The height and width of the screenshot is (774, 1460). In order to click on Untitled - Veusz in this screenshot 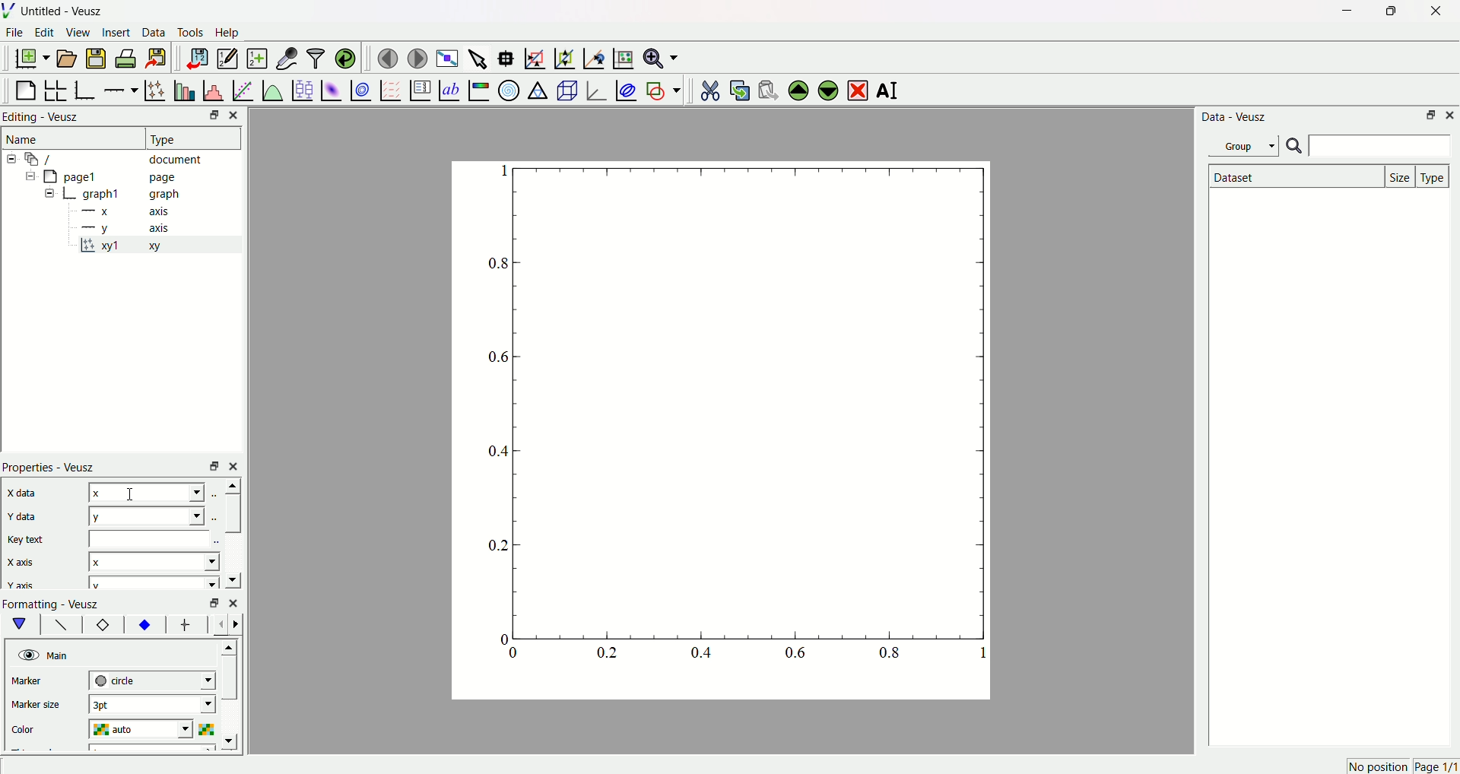, I will do `click(65, 12)`.